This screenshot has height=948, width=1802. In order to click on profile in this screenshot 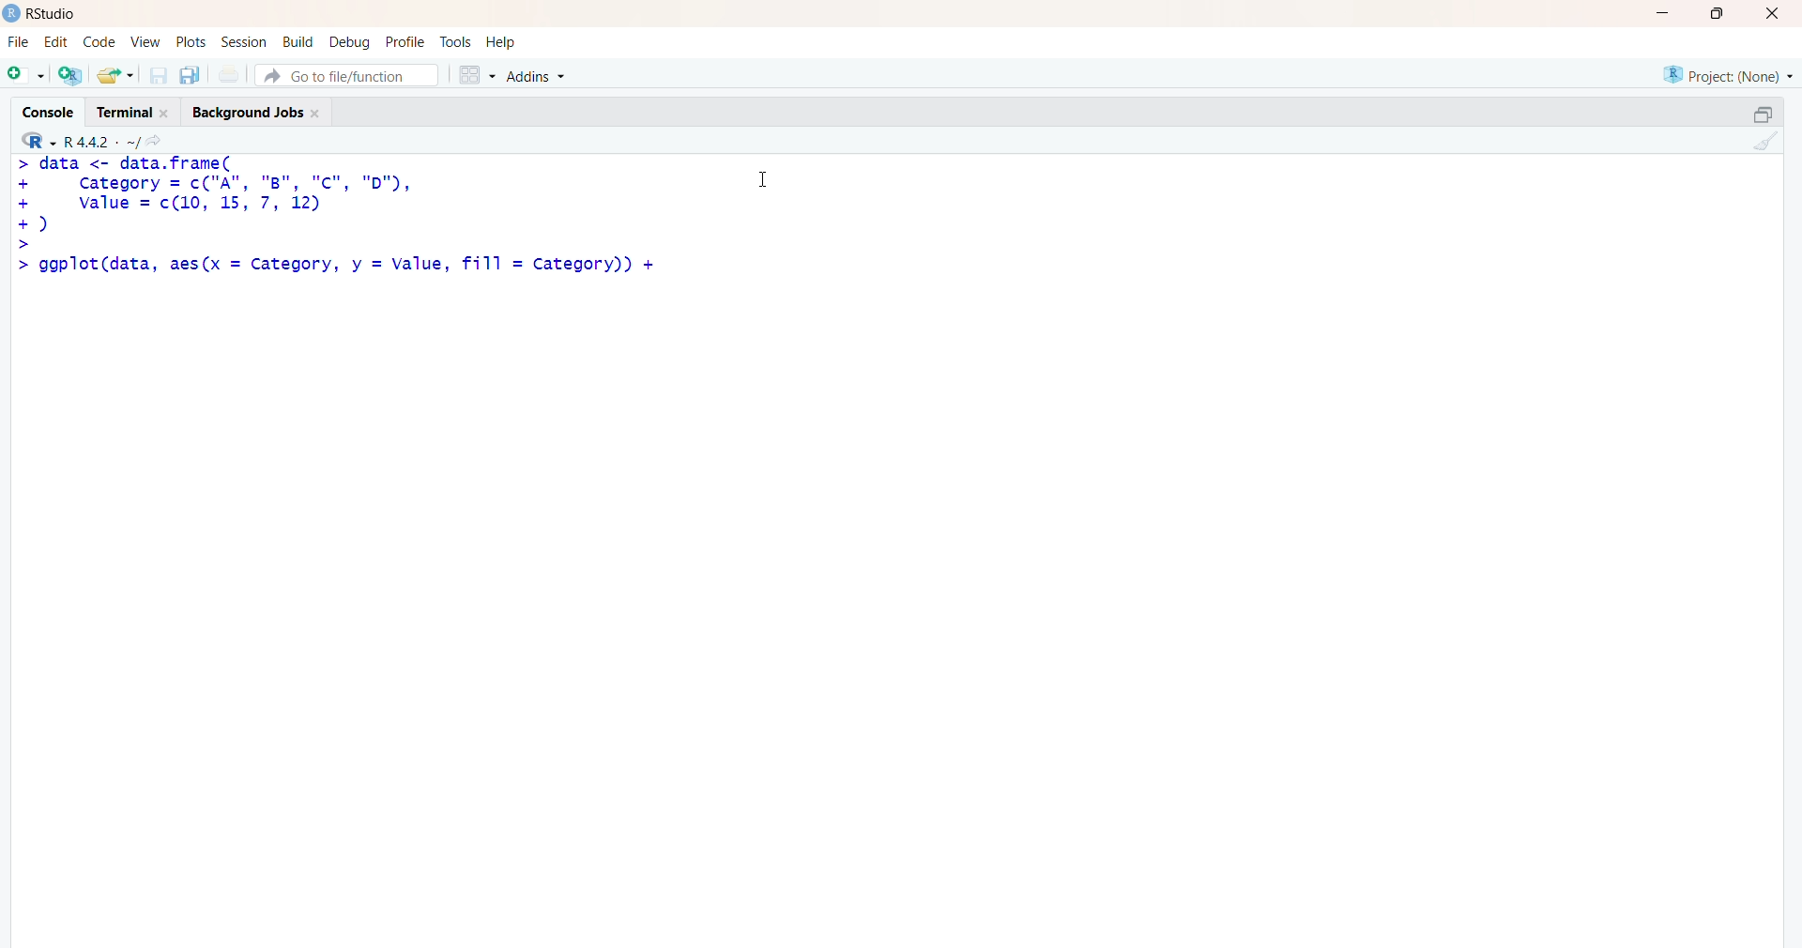, I will do `click(404, 43)`.